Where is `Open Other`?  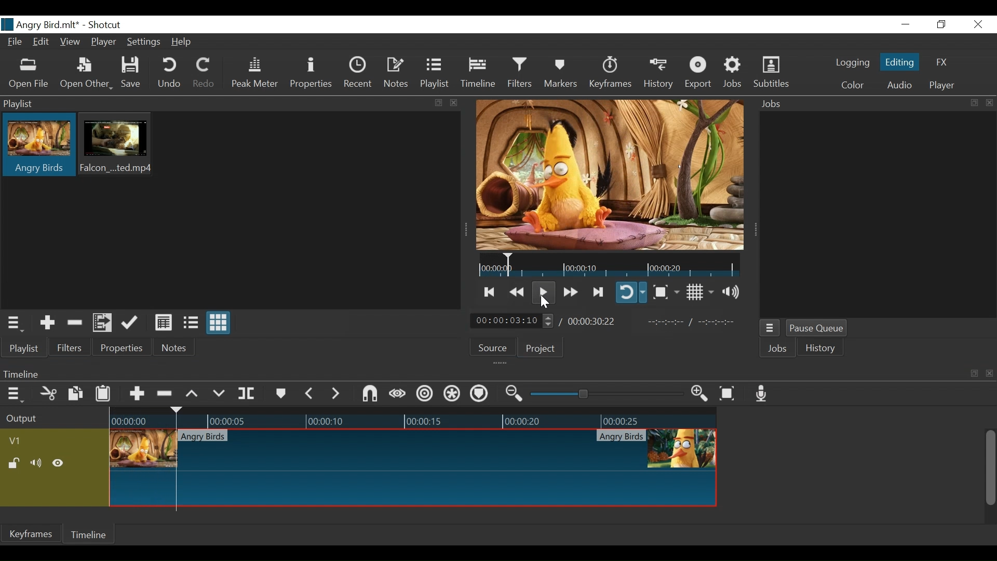
Open Other is located at coordinates (87, 73).